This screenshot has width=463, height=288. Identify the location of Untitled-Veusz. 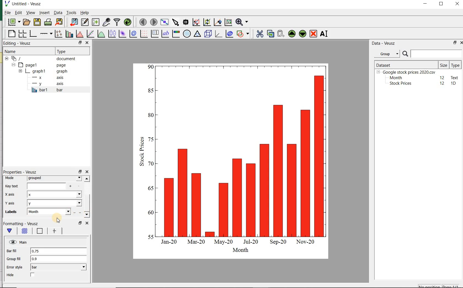
(26, 4).